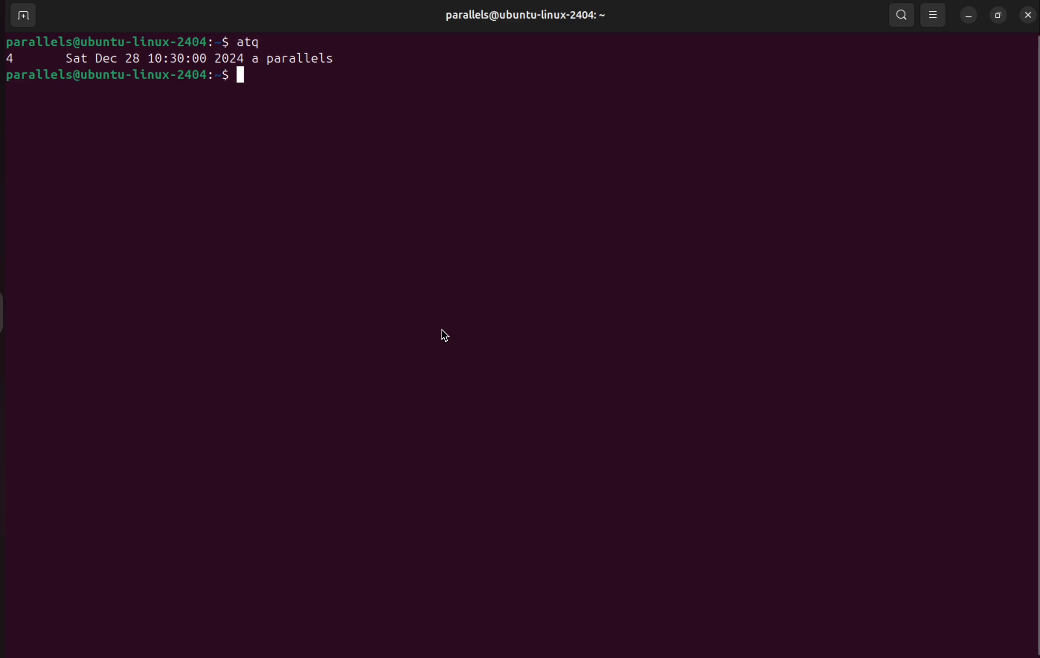 Image resolution: width=1040 pixels, height=658 pixels. Describe the element at coordinates (1027, 13) in the screenshot. I see `close` at that location.